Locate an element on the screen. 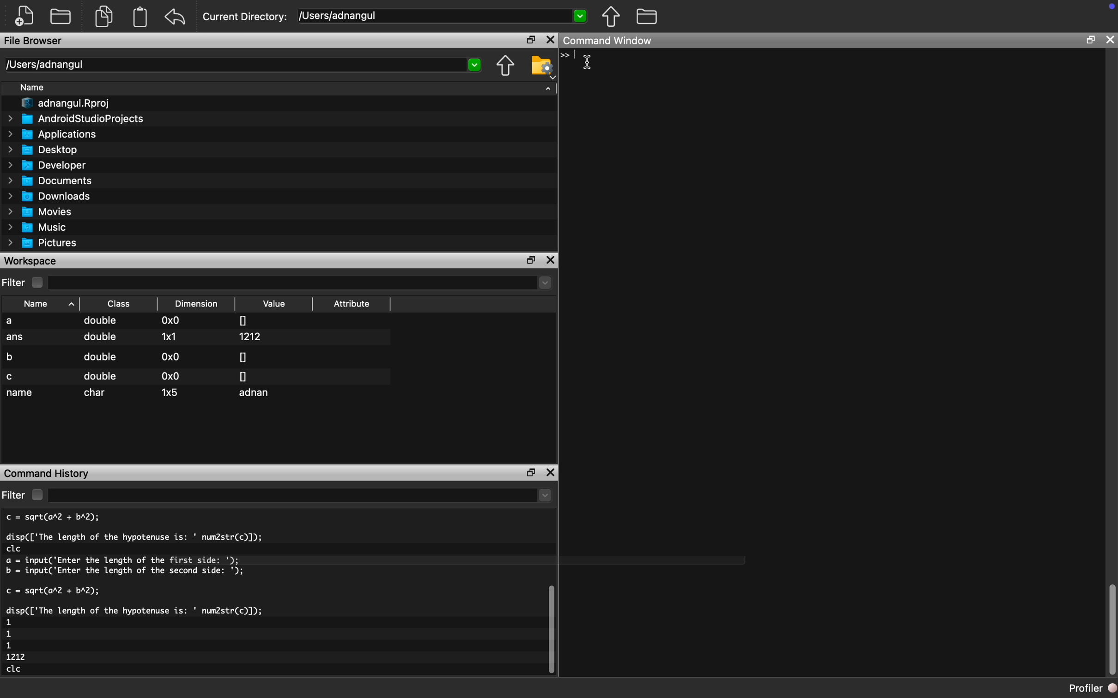 The image size is (1118, 698). dropdown is located at coordinates (302, 283).